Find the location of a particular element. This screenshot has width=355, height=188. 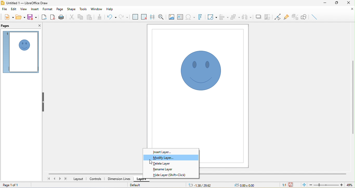

dimension lines is located at coordinates (119, 178).